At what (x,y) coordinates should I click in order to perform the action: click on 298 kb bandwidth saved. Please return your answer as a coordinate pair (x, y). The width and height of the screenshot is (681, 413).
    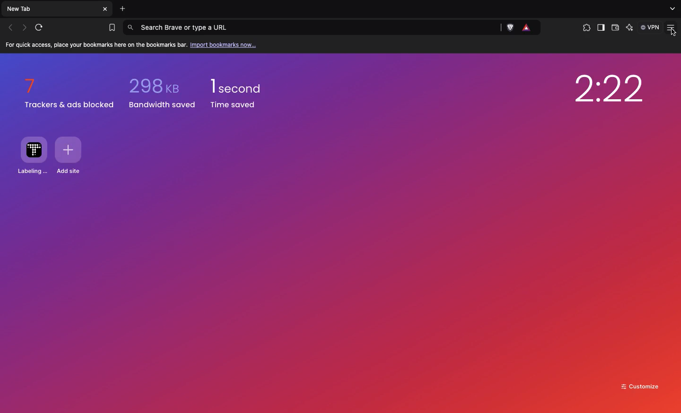
    Looking at the image, I should click on (162, 94).